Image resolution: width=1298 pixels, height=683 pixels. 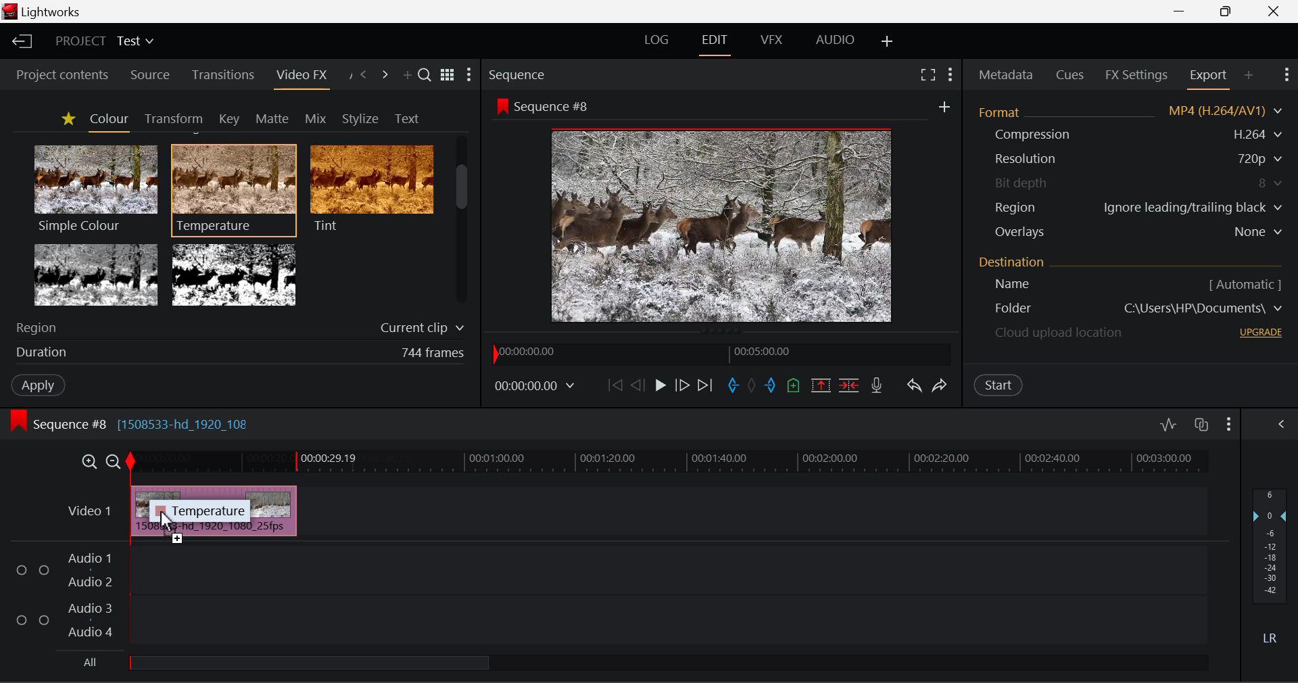 I want to click on LOG Layout, so click(x=658, y=39).